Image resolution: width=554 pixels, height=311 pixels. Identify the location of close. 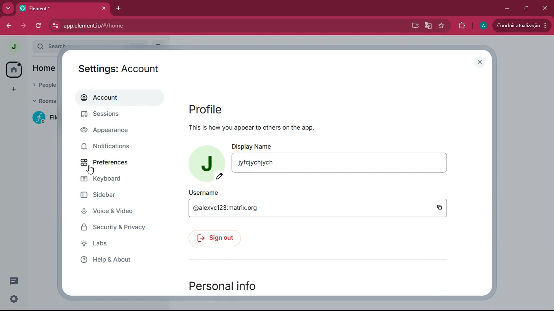
(102, 8).